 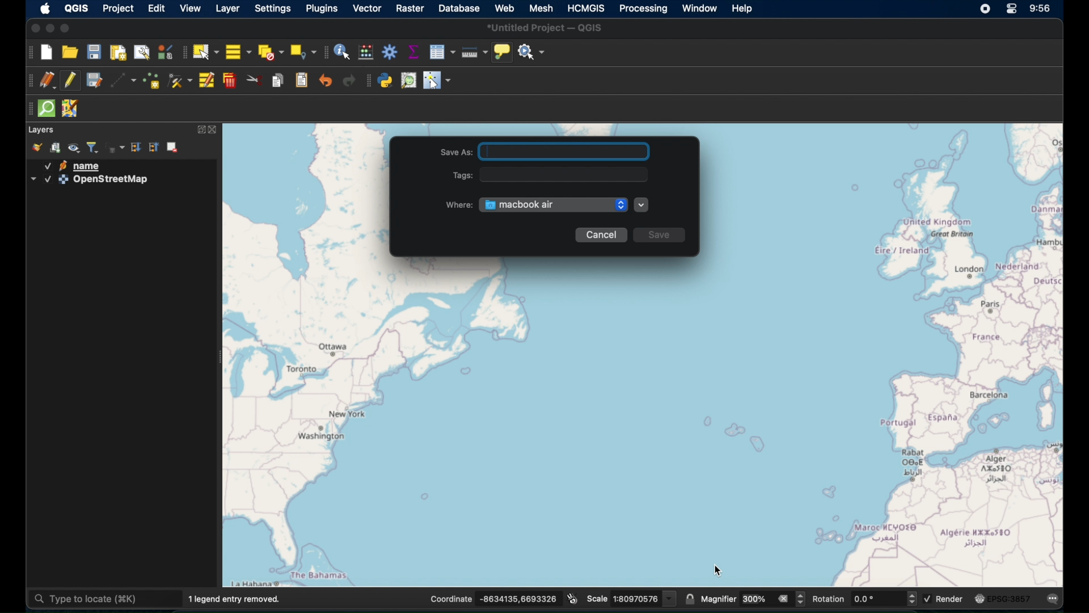 I want to click on maximize, so click(x=67, y=29).